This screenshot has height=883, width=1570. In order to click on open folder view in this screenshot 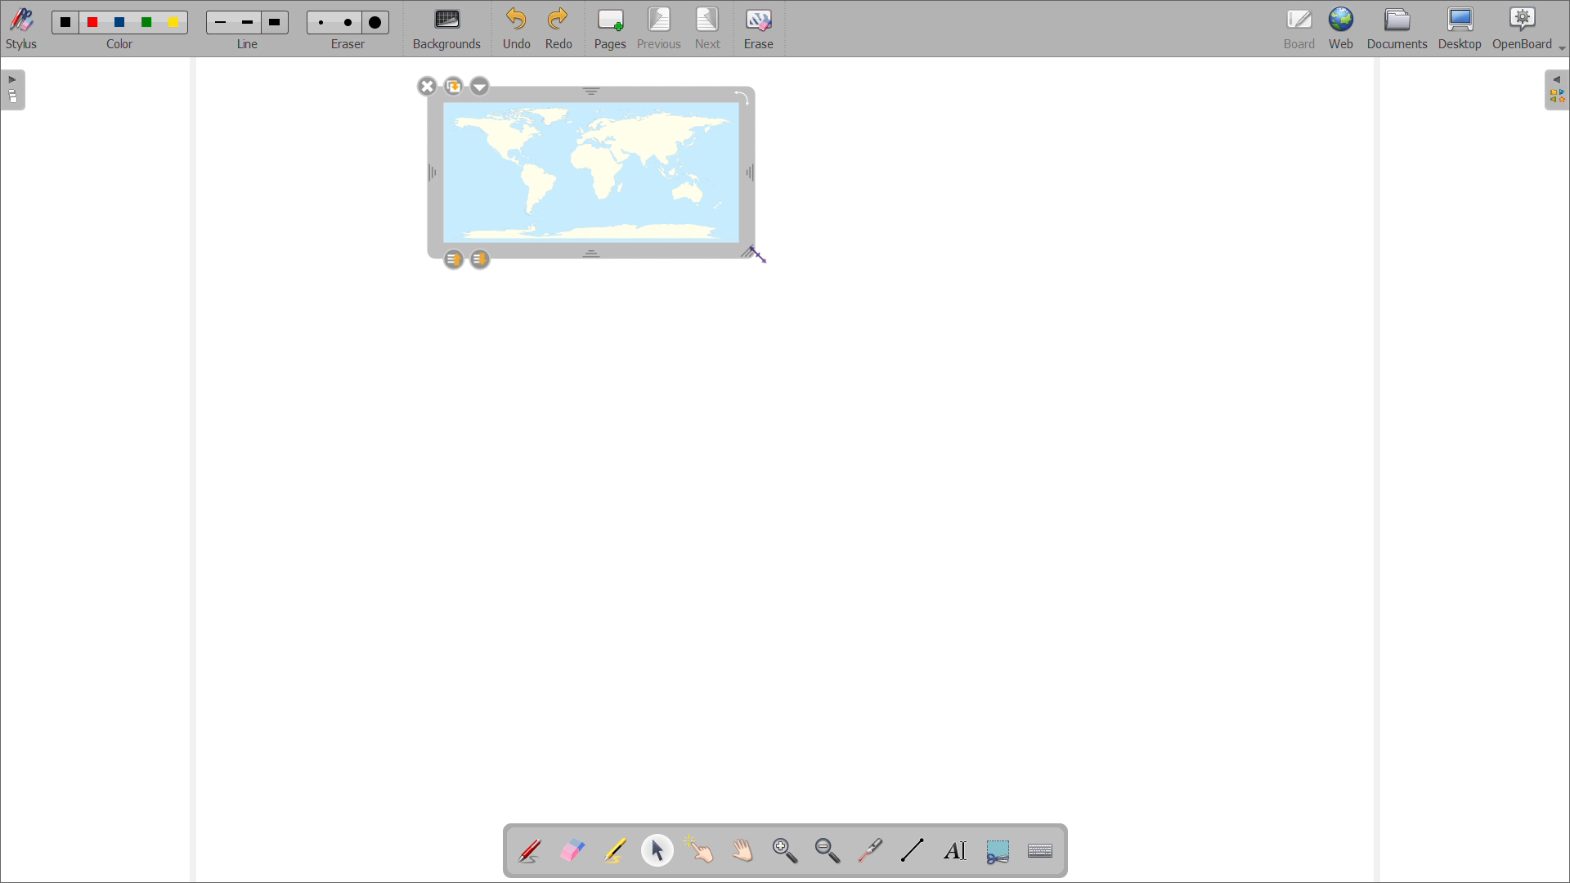, I will do `click(1557, 89)`.